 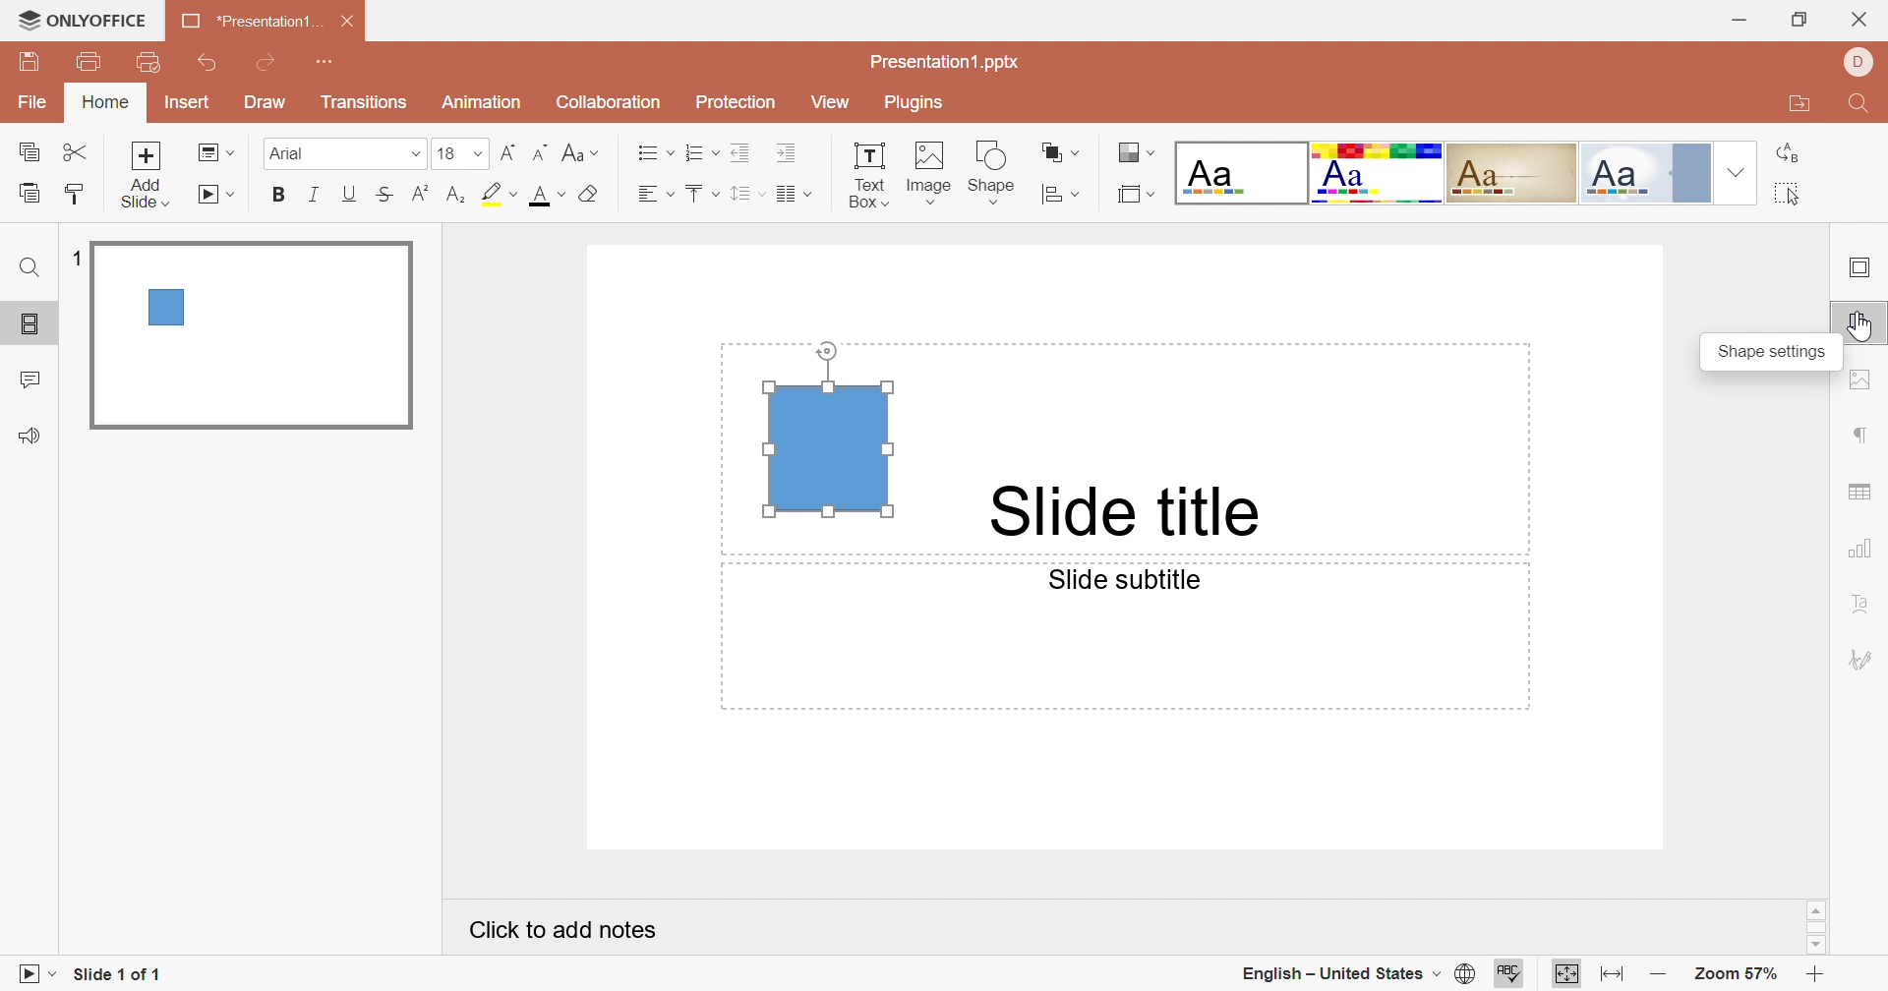 What do you see at coordinates (1863, 269) in the screenshot?
I see `Slide settings` at bounding box center [1863, 269].